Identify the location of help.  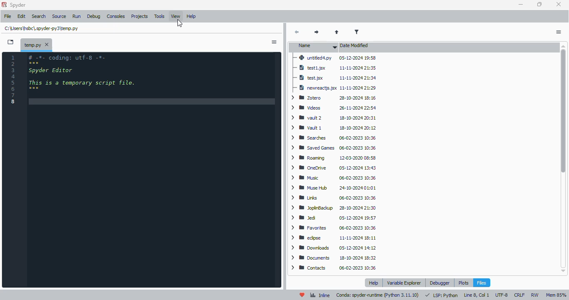
(374, 282).